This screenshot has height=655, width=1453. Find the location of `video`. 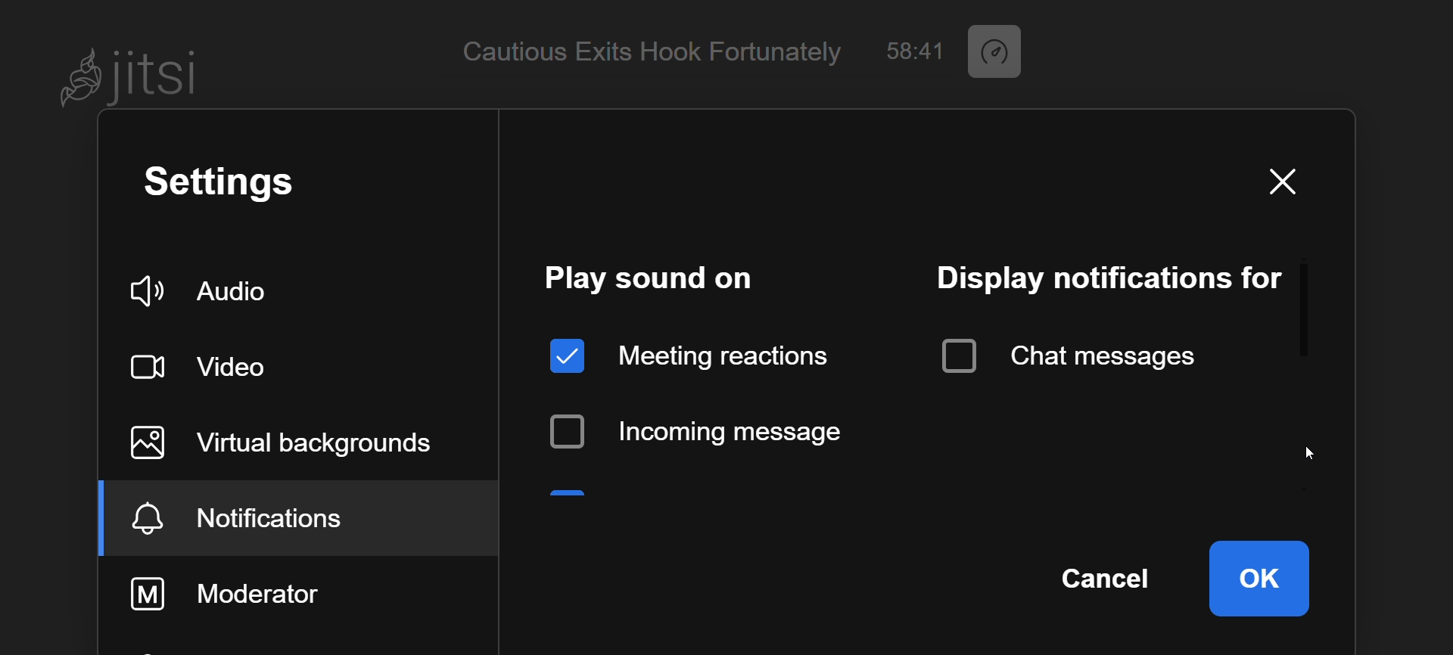

video is located at coordinates (212, 366).